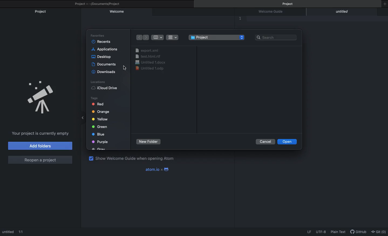 This screenshot has height=236, width=388. Describe the element at coordinates (8, 231) in the screenshot. I see `Untitled` at that location.